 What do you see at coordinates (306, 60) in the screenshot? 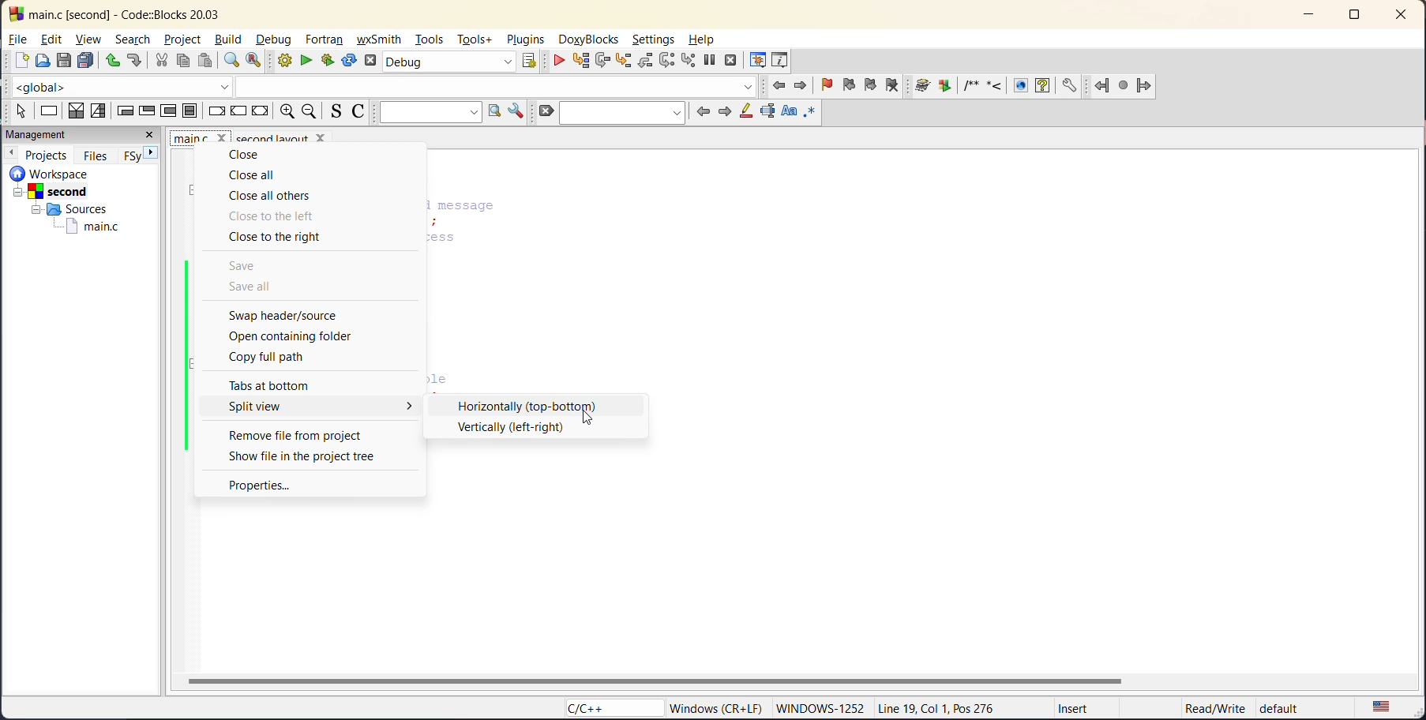
I see `run` at bounding box center [306, 60].